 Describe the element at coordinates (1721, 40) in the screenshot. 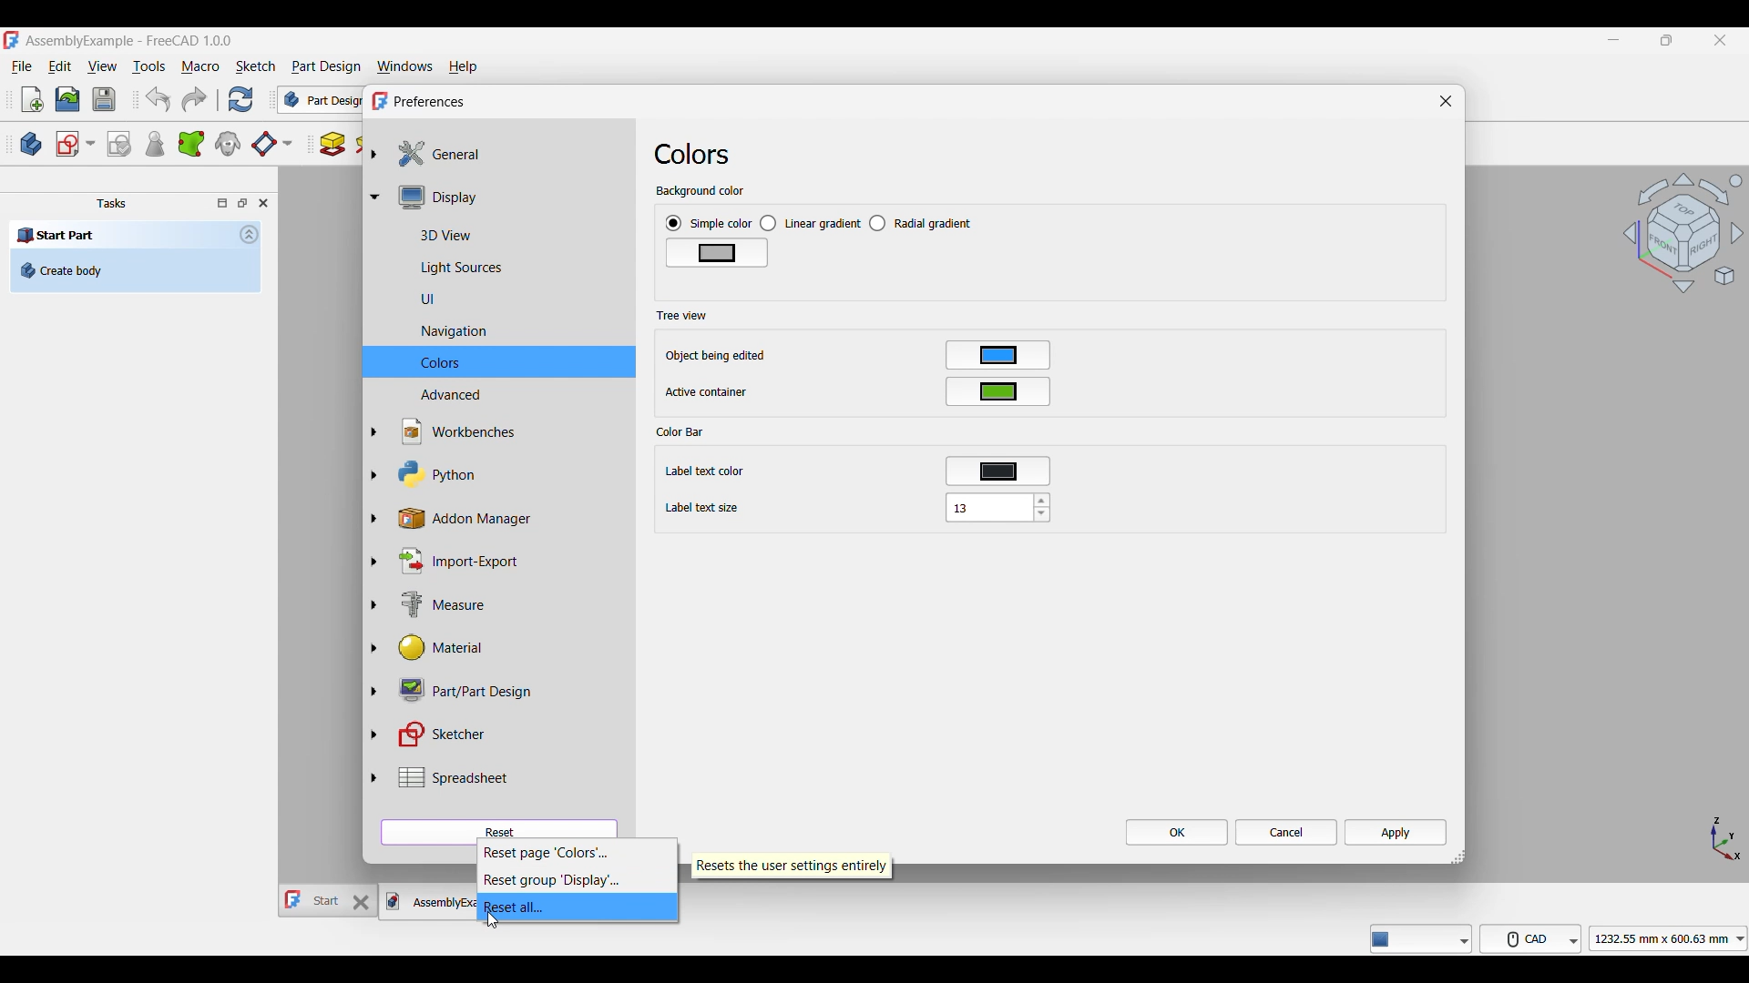

I see `Close interface` at that location.